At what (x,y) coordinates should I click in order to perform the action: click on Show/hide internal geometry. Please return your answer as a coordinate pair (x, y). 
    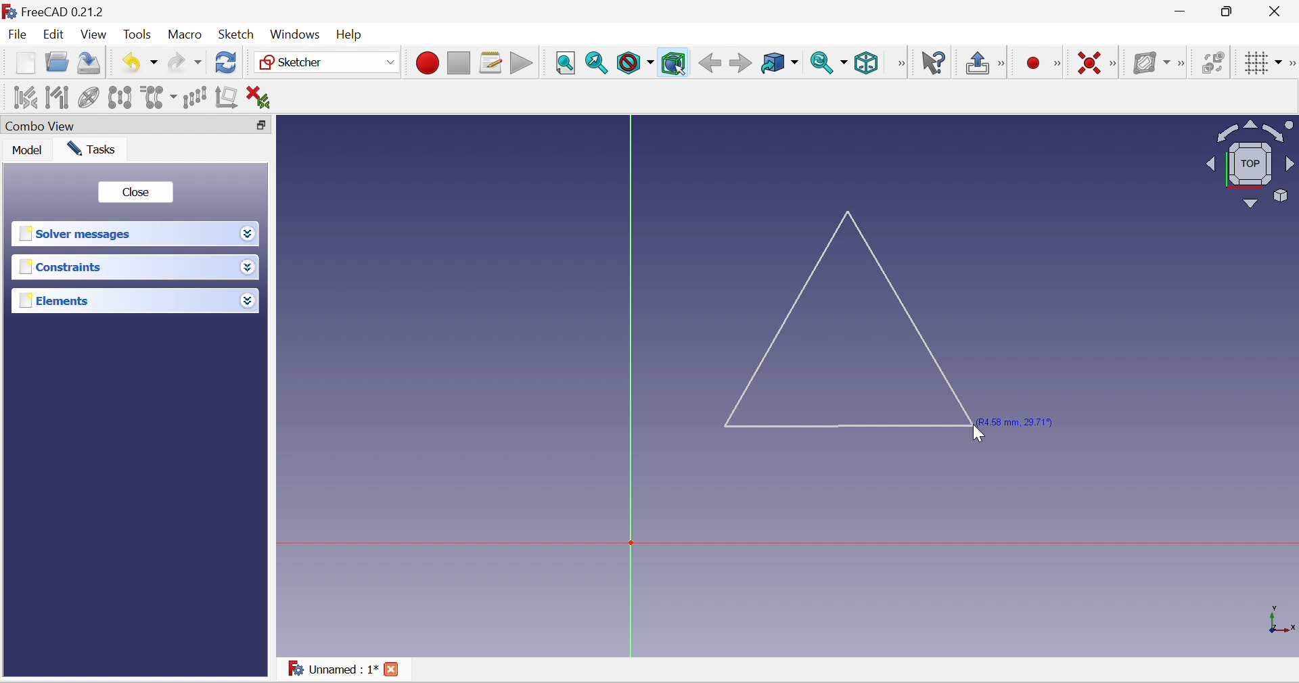
    Looking at the image, I should click on (90, 96).